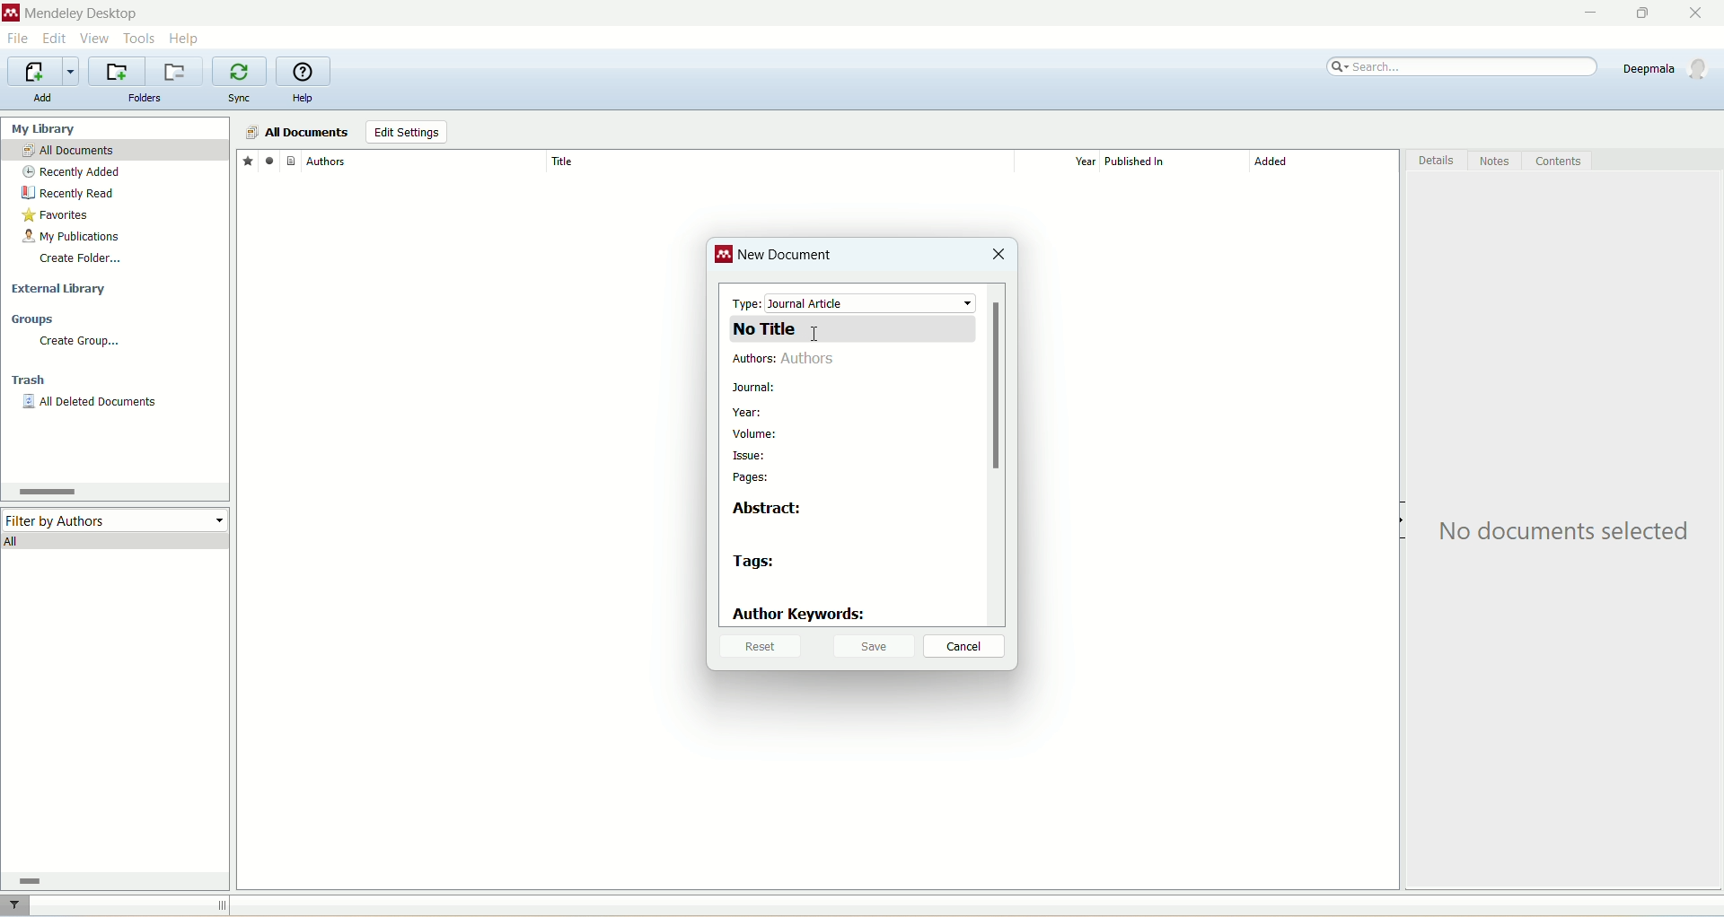  I want to click on sync, so click(242, 99).